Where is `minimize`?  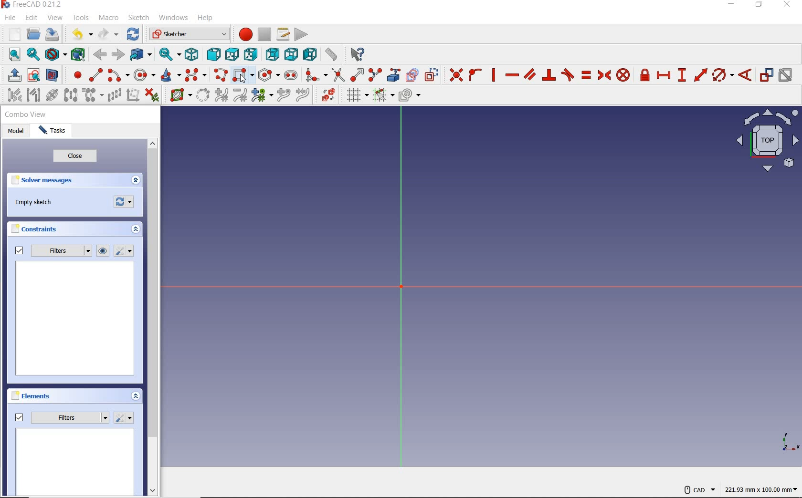 minimize is located at coordinates (732, 5).